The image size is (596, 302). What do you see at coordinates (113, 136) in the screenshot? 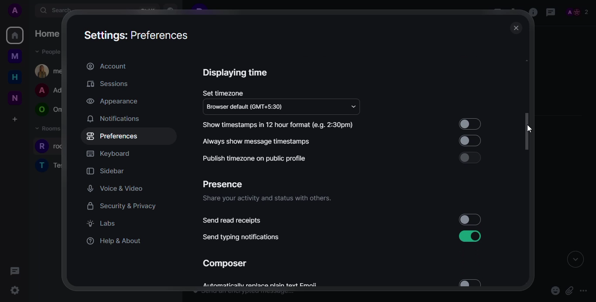
I see `preferences` at bounding box center [113, 136].